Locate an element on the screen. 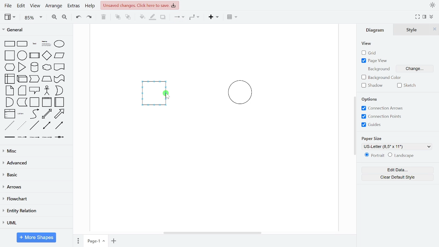 Image resolution: width=439 pixels, height=247 pixels. Cursor is located at coordinates (166, 97).